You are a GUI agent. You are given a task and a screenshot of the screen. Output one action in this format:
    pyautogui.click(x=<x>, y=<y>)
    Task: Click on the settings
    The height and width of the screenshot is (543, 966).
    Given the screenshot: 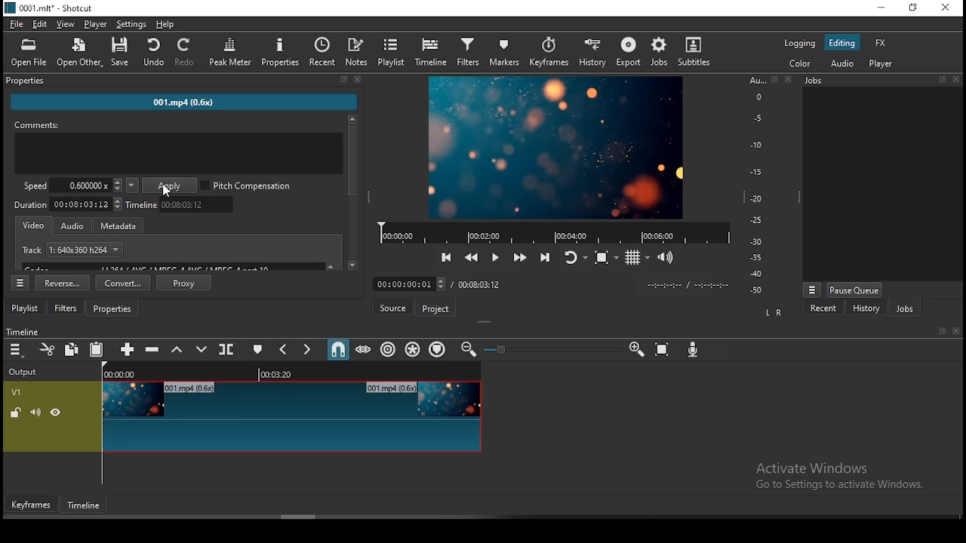 What is the action you would take?
    pyautogui.click(x=132, y=23)
    